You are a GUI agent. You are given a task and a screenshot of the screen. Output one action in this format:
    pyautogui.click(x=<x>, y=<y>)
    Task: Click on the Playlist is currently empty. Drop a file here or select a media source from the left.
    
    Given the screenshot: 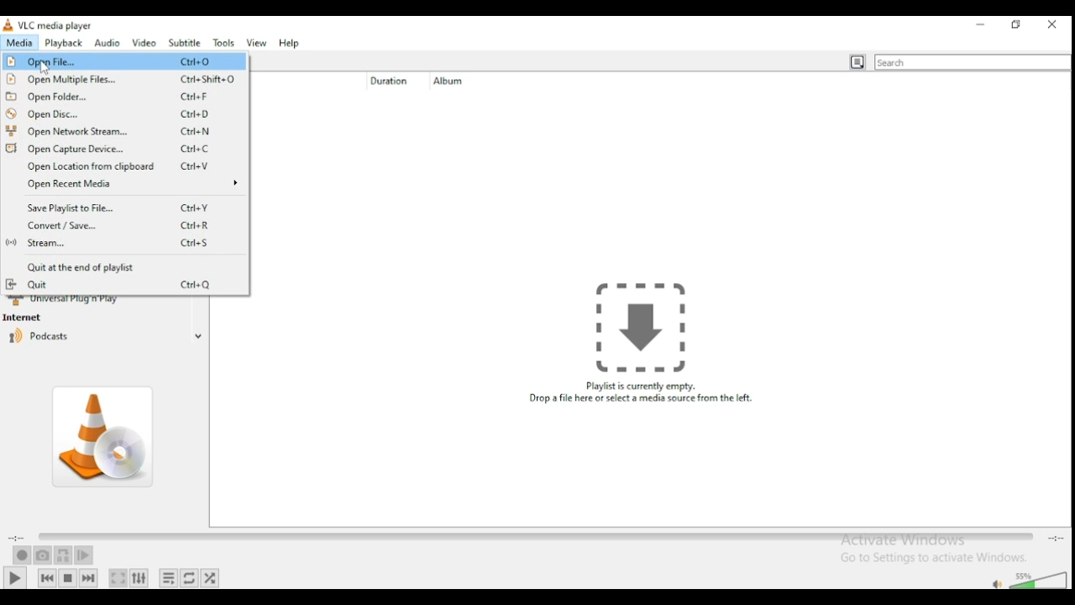 What is the action you would take?
    pyautogui.click(x=632, y=344)
    